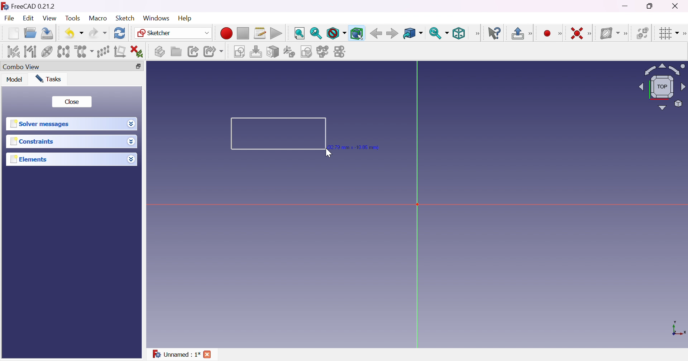  I want to click on Execute macro, so click(276, 34).